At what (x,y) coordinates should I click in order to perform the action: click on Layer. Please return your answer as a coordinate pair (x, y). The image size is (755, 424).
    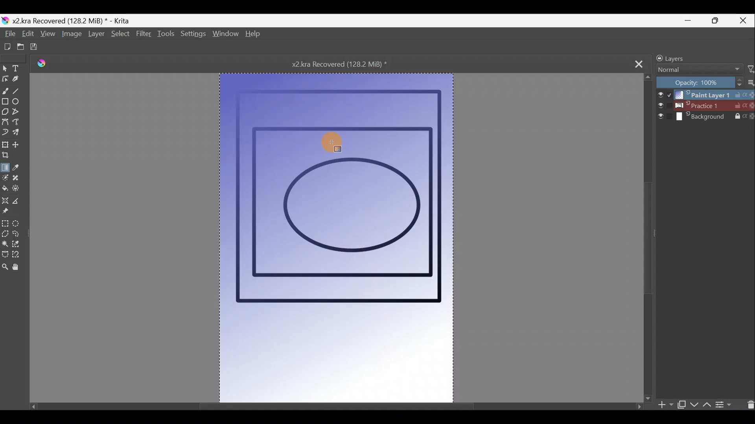
    Looking at the image, I should click on (96, 35).